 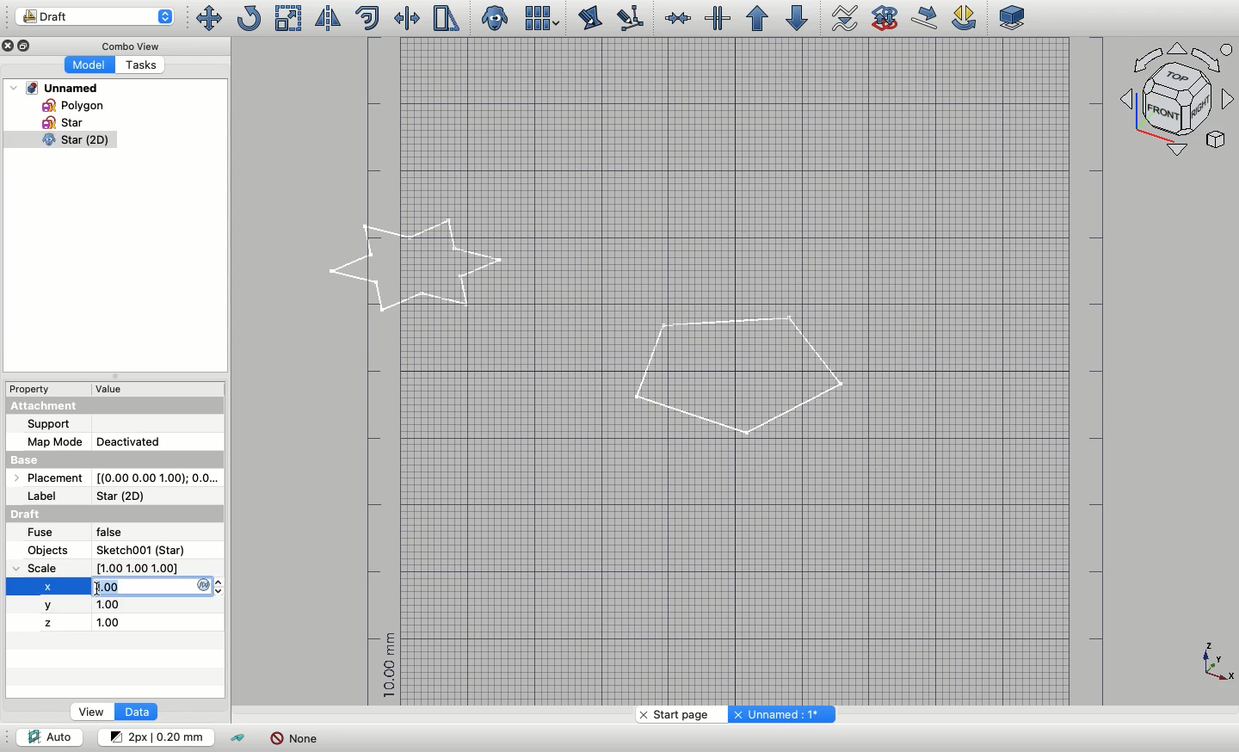 I want to click on Star selected, so click(x=418, y=266).